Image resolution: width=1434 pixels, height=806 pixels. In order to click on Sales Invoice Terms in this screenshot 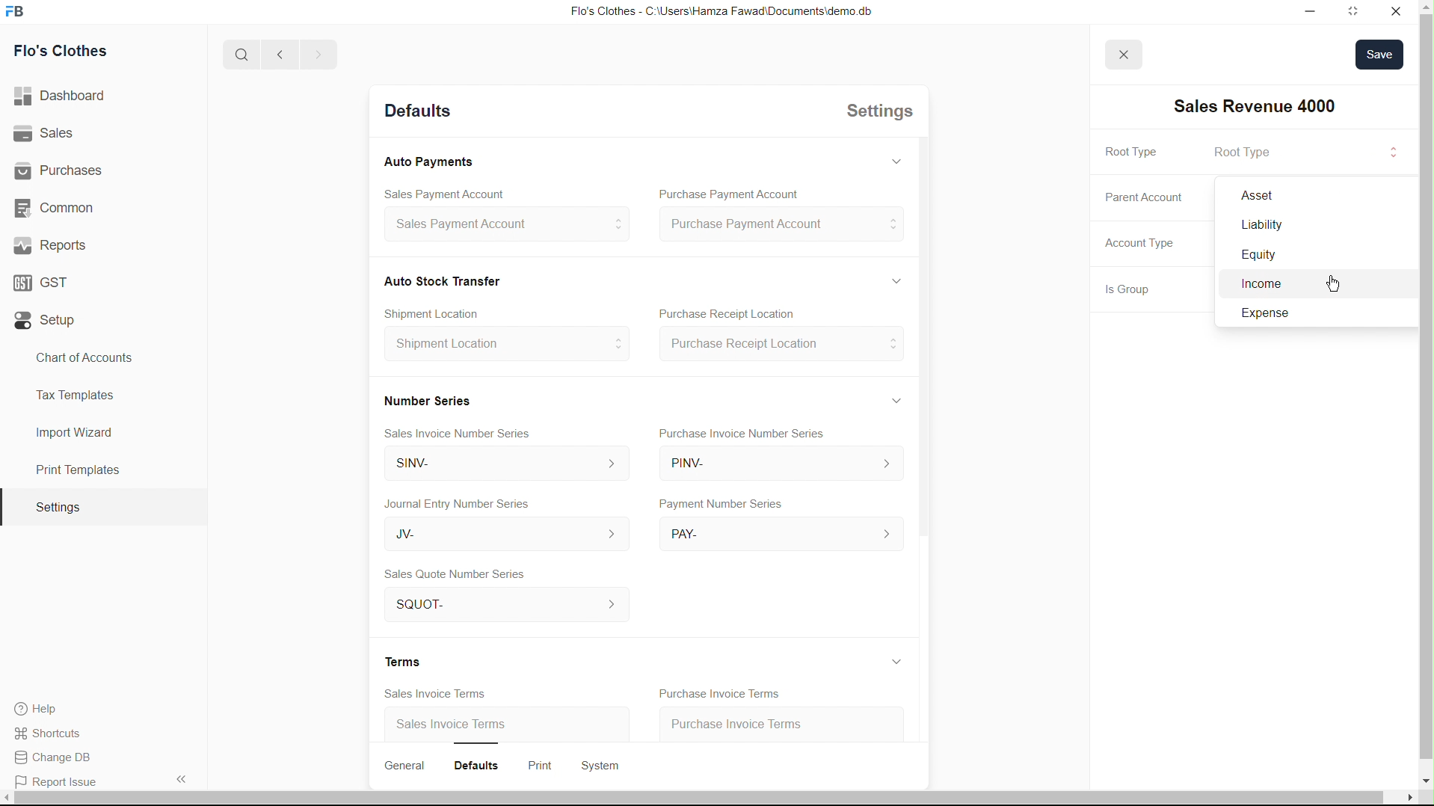, I will do `click(461, 726)`.